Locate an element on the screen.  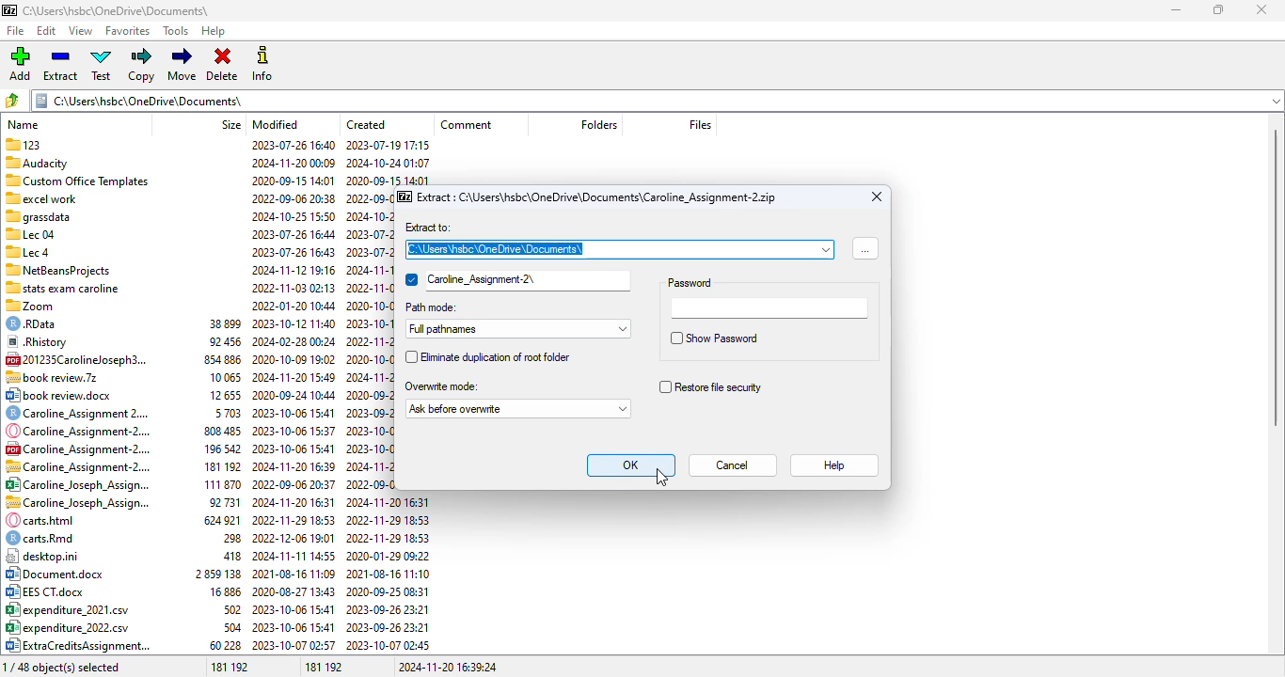
show password is located at coordinates (716, 338).